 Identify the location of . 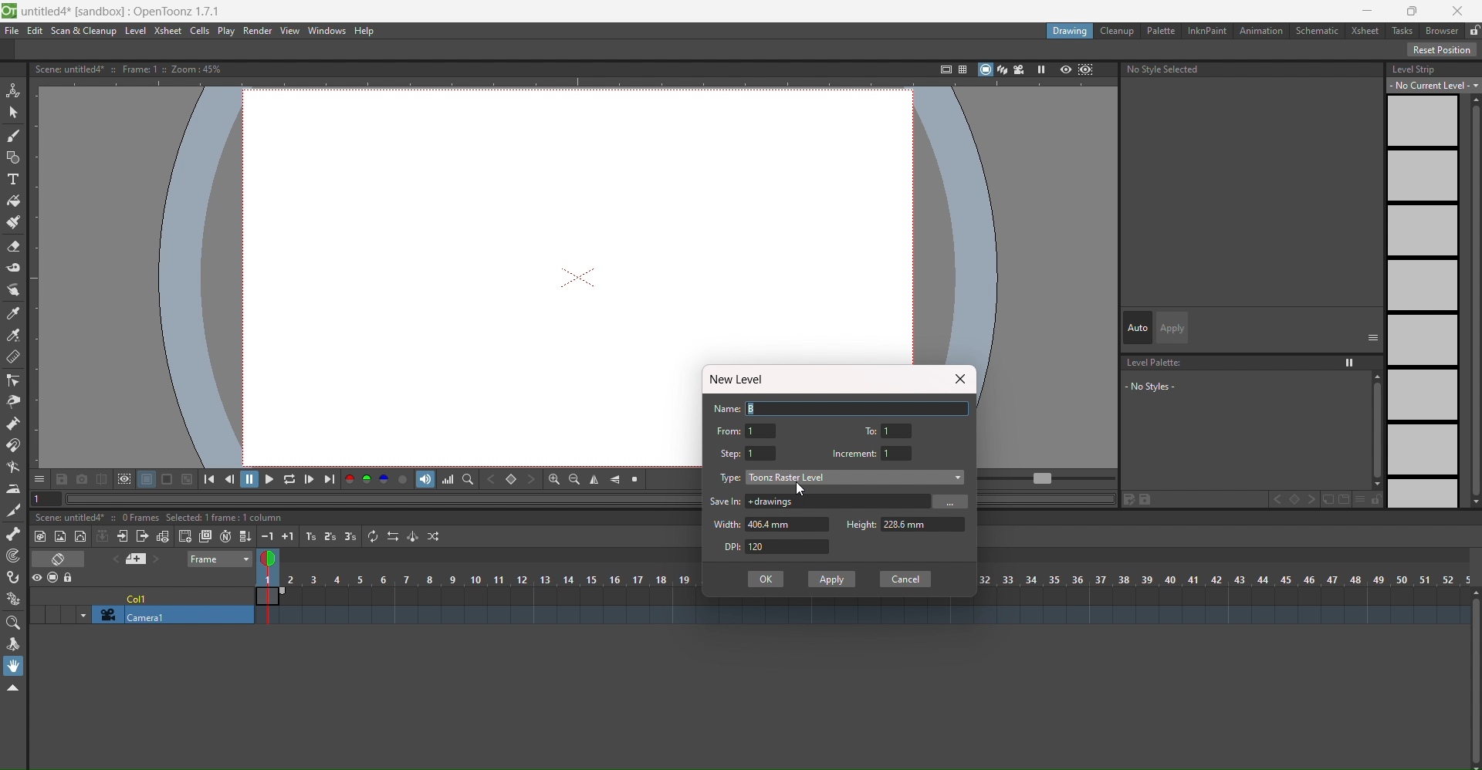
(614, 479).